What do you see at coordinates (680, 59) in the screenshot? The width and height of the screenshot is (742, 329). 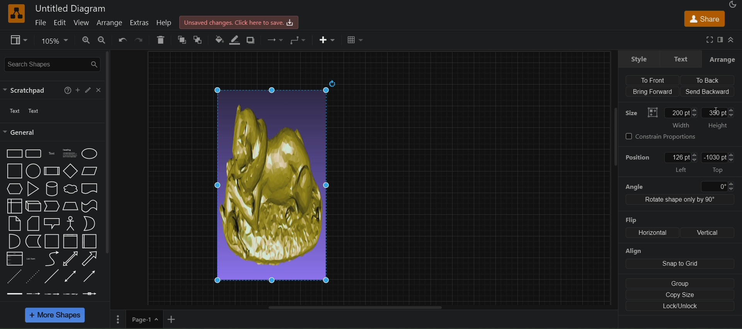 I see `text` at bounding box center [680, 59].